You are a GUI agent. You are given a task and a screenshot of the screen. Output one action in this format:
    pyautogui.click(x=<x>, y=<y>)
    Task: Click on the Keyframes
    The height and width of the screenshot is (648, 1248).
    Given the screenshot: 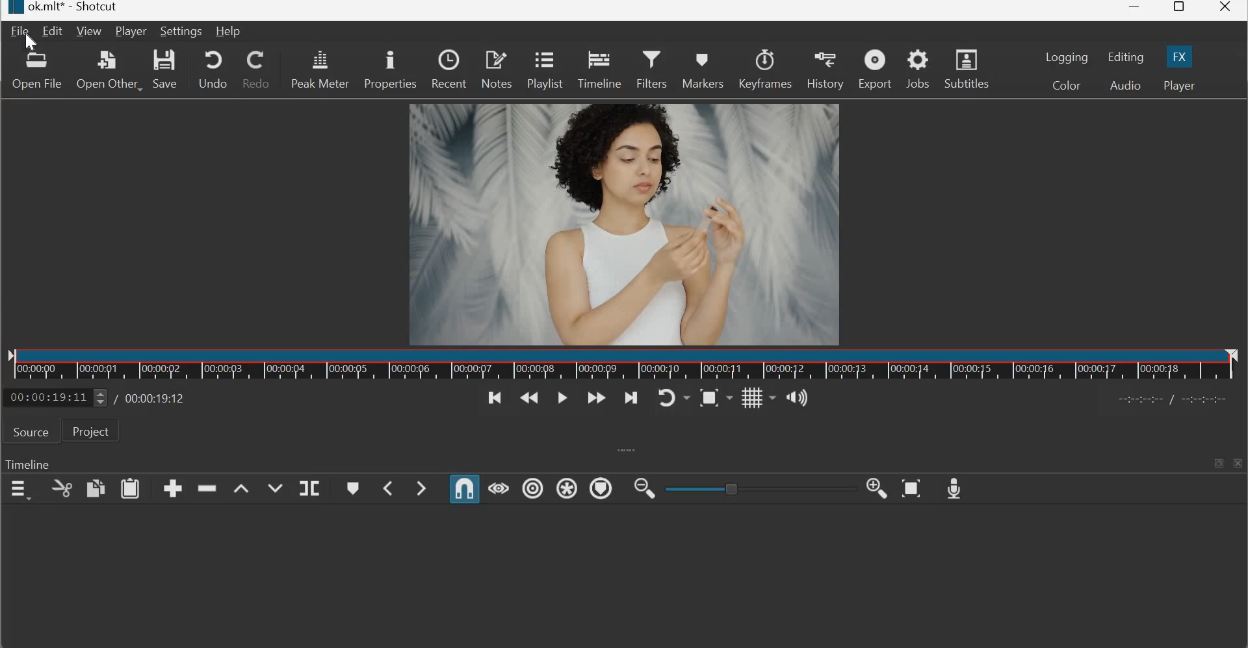 What is the action you would take?
    pyautogui.click(x=766, y=68)
    